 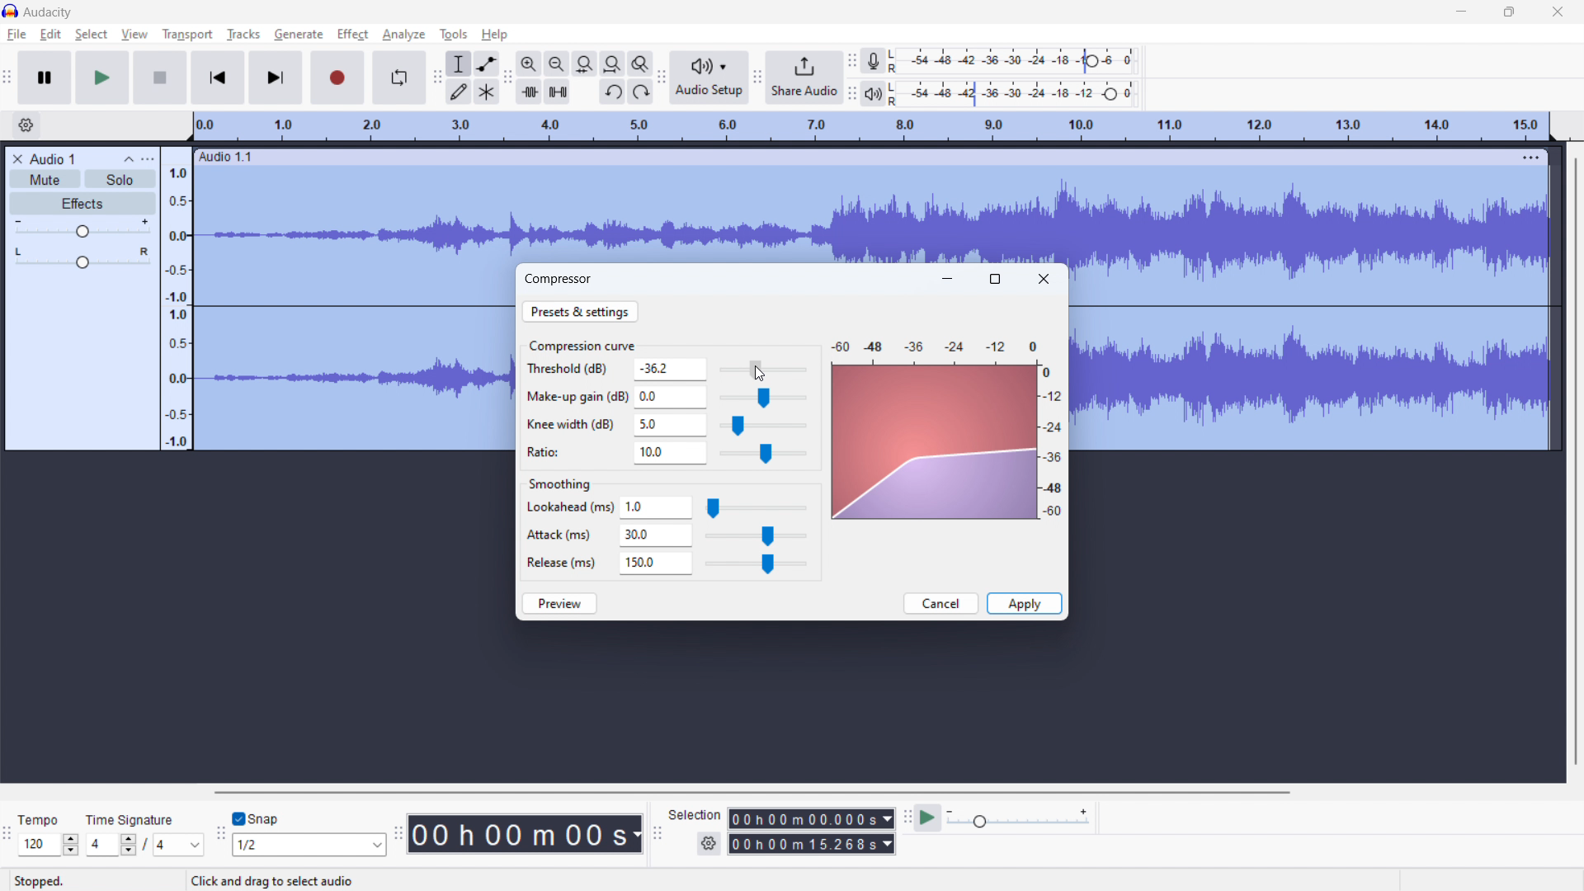 I want to click on cancel, so click(x=940, y=603).